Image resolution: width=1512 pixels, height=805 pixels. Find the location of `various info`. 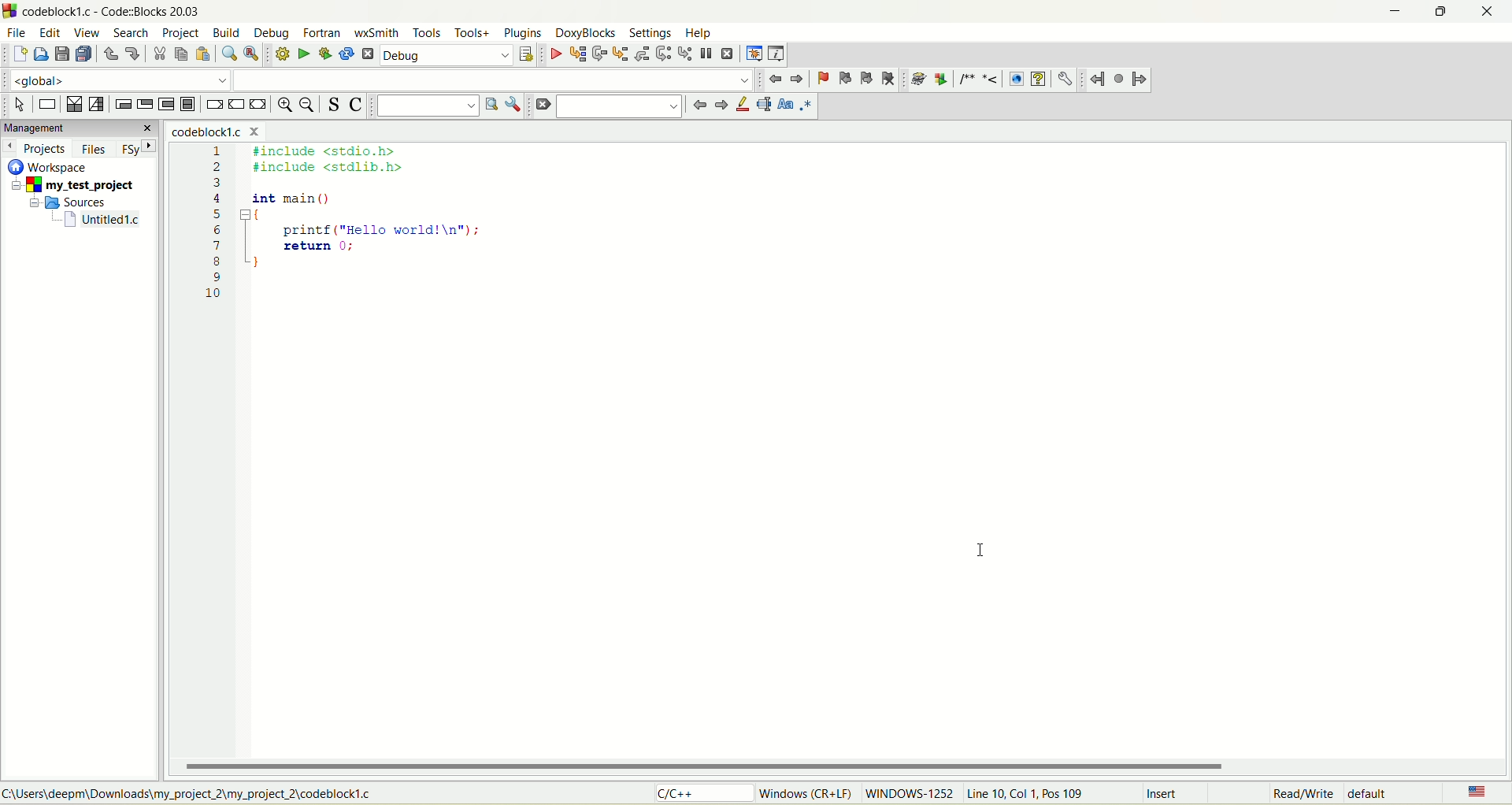

various info is located at coordinates (775, 52).